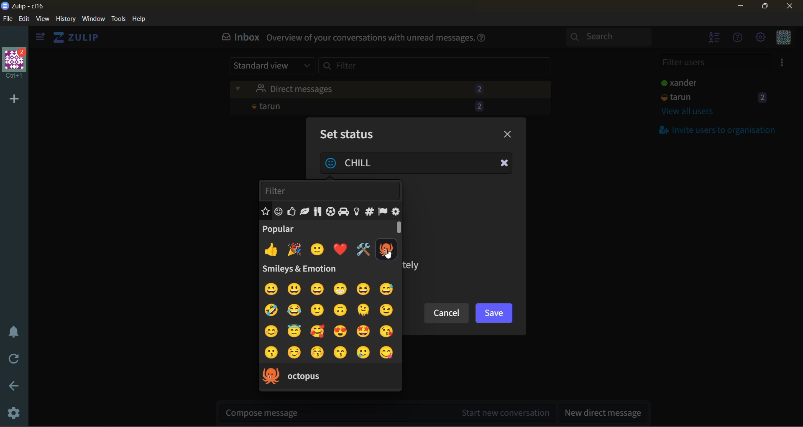 This screenshot has width=803, height=427. Describe the element at coordinates (318, 310) in the screenshot. I see `emoji` at that location.